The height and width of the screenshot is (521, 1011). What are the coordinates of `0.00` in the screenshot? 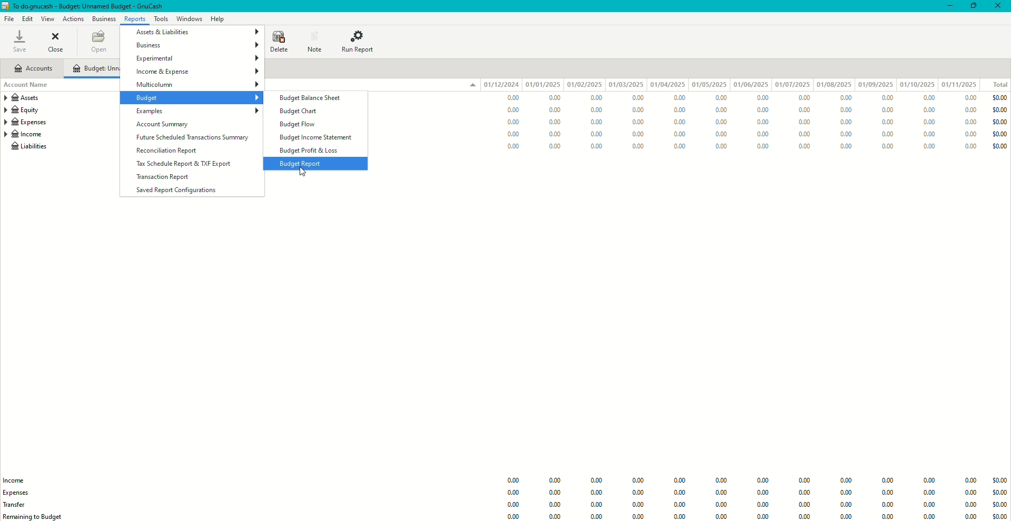 It's located at (887, 516).